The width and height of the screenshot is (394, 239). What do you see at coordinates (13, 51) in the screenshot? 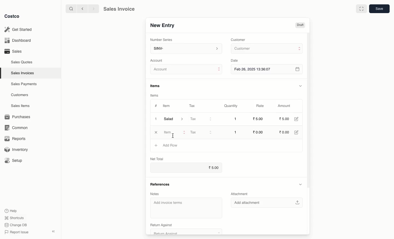
I see `Sales` at bounding box center [13, 51].